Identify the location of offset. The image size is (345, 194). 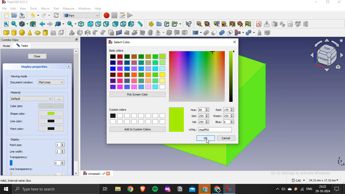
(159, 33).